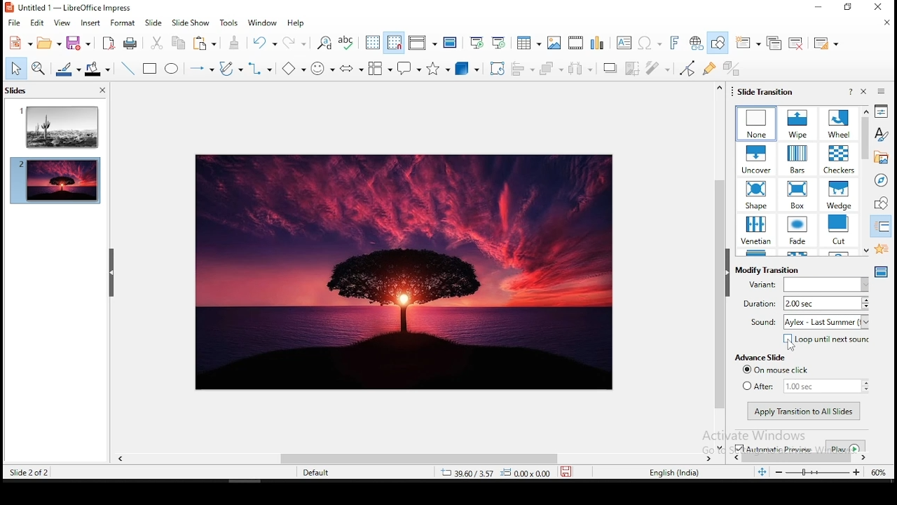 This screenshot has height=505, width=897. Describe the element at coordinates (57, 128) in the screenshot. I see `slide 1` at that location.